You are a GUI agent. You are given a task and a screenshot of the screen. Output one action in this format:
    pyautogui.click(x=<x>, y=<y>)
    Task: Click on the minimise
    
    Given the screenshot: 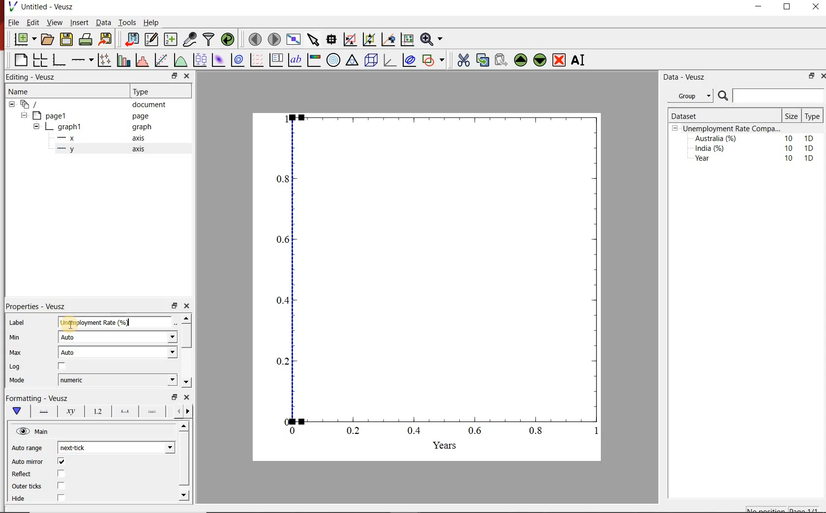 What is the action you would take?
    pyautogui.click(x=761, y=9)
    